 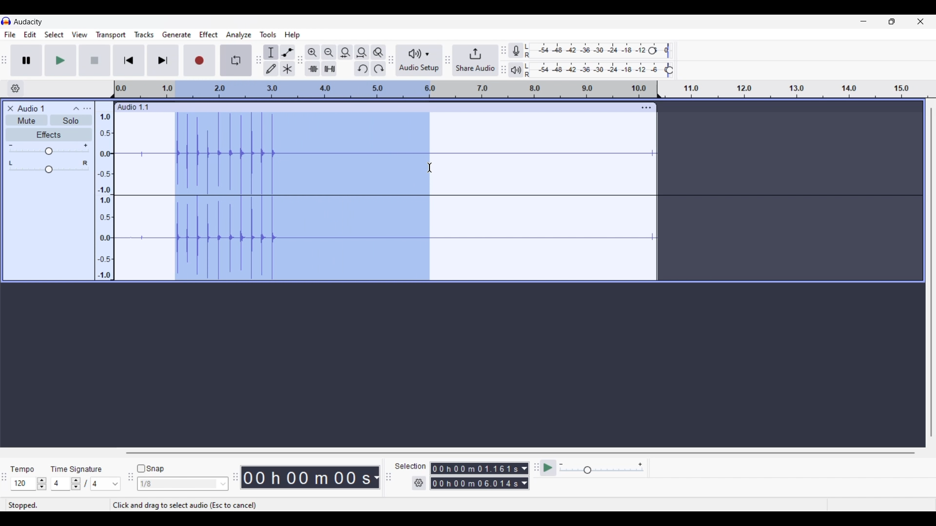 I want to click on Solo, so click(x=71, y=120).